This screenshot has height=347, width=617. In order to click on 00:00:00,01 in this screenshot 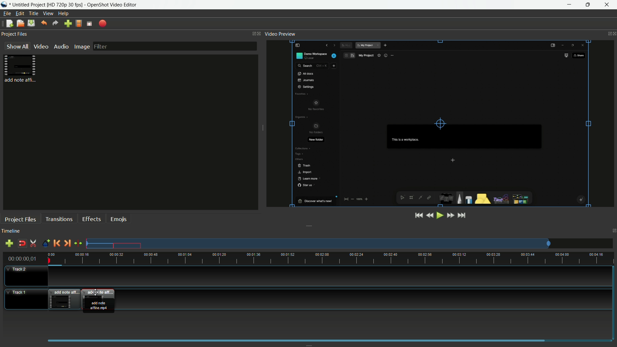, I will do `click(22, 258)`.